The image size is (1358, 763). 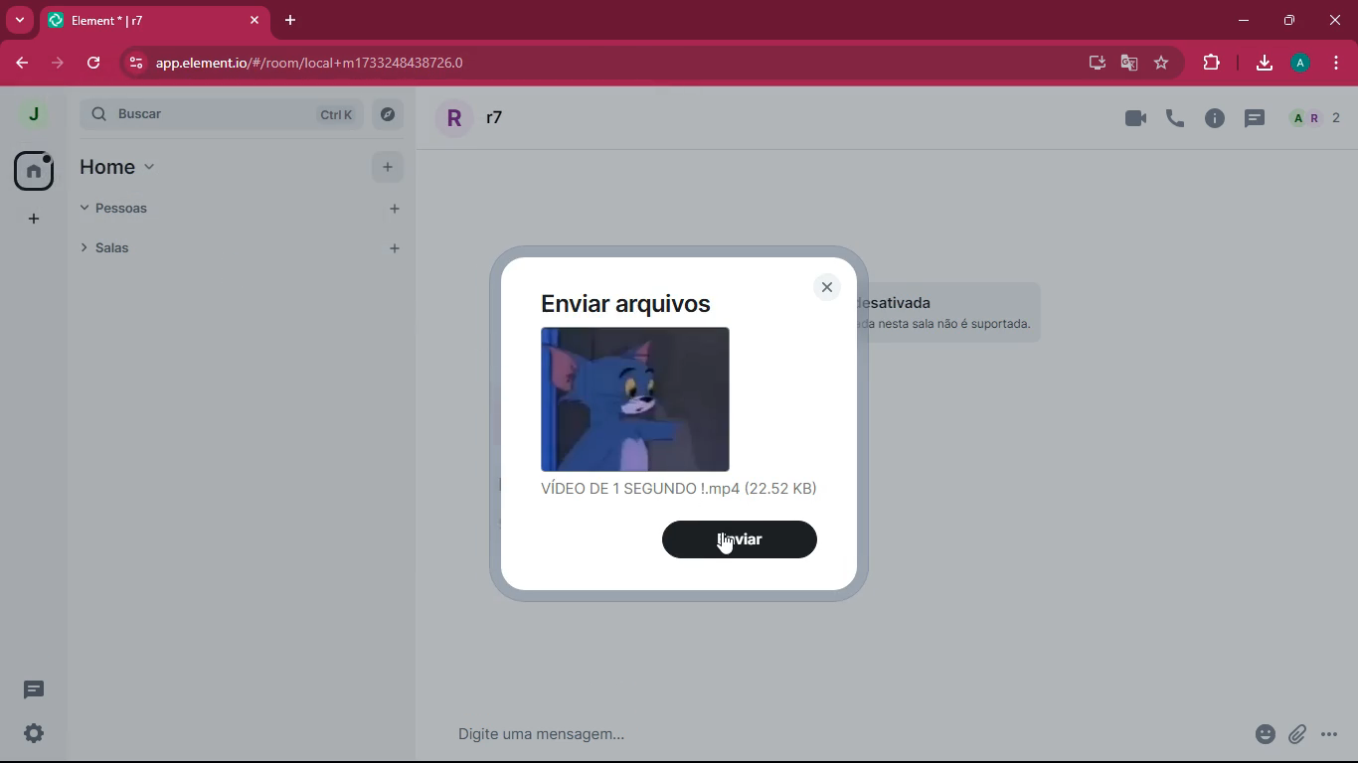 I want to click on desktop, so click(x=1092, y=64).